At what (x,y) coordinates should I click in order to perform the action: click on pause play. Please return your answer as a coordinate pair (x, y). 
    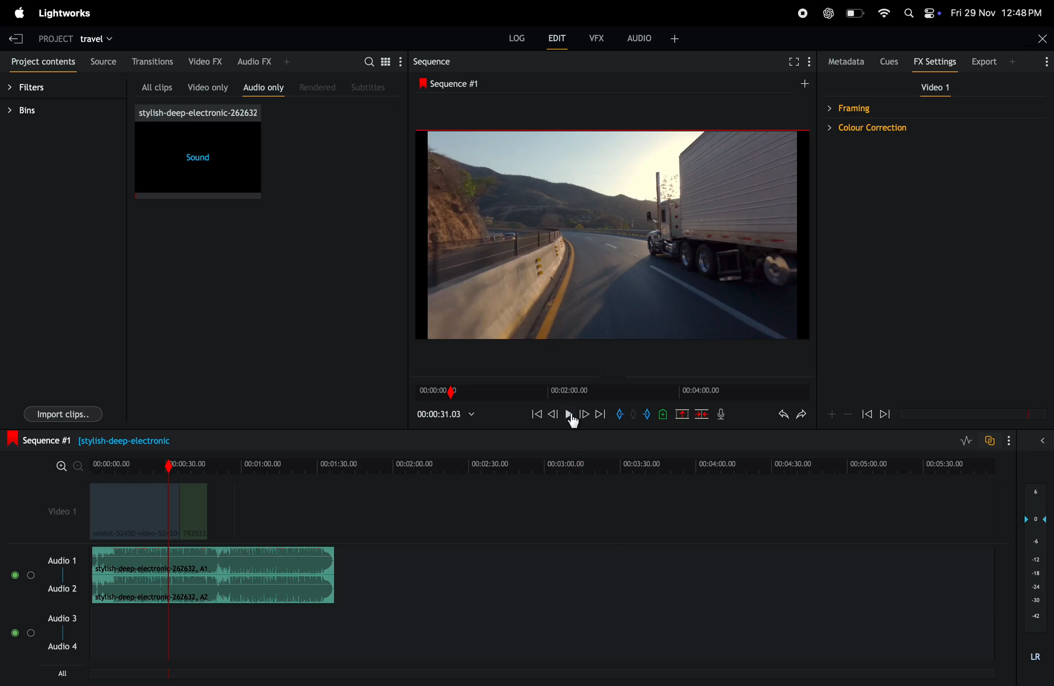
    Looking at the image, I should click on (568, 414).